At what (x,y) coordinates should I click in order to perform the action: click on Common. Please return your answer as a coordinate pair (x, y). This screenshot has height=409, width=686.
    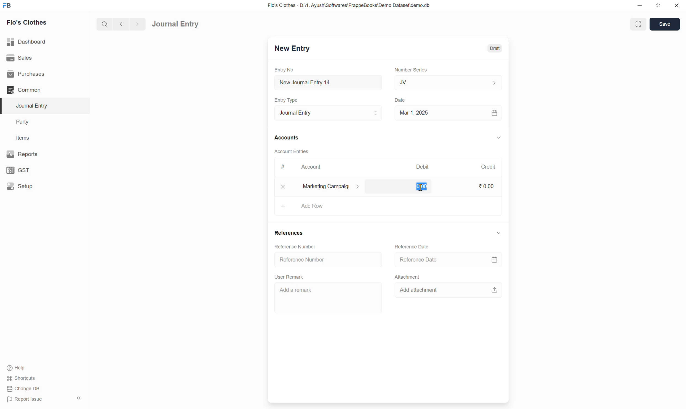
    Looking at the image, I should click on (24, 90).